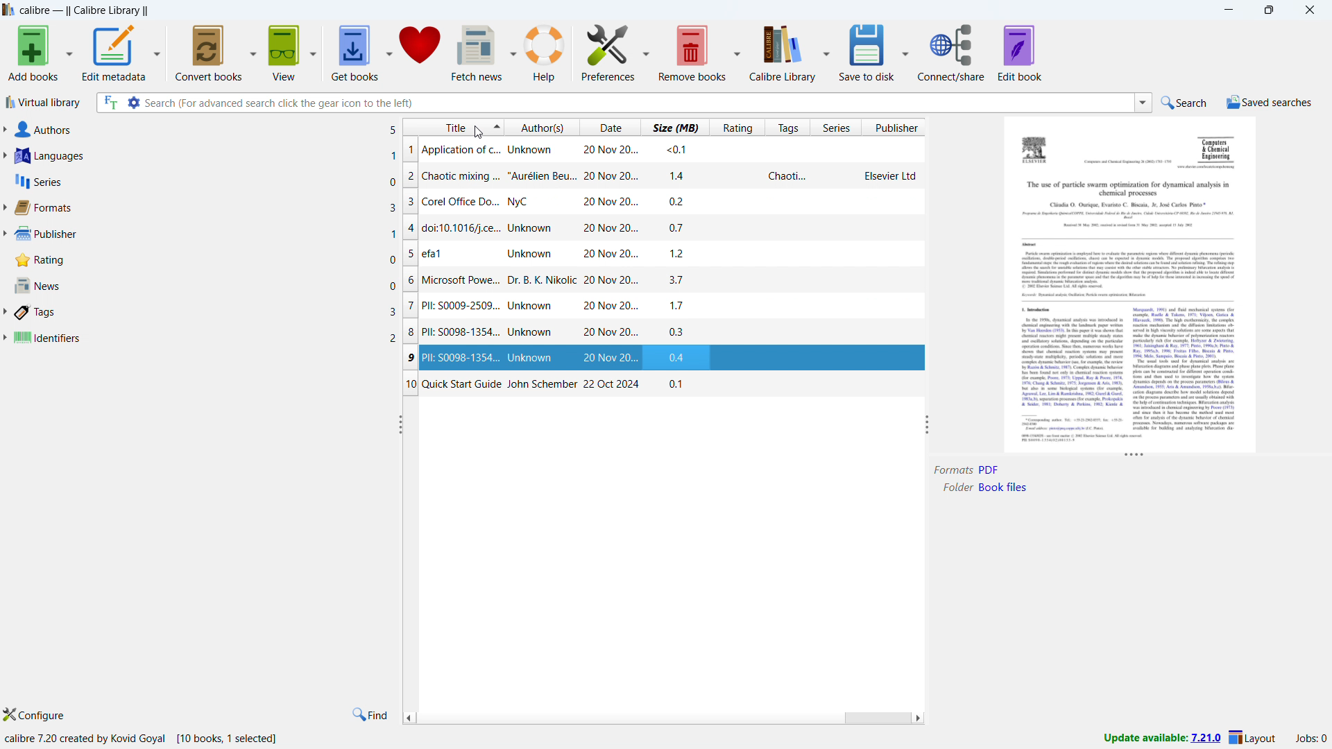 The height and width of the screenshot is (749, 1332). I want to click on remove books options, so click(735, 53).